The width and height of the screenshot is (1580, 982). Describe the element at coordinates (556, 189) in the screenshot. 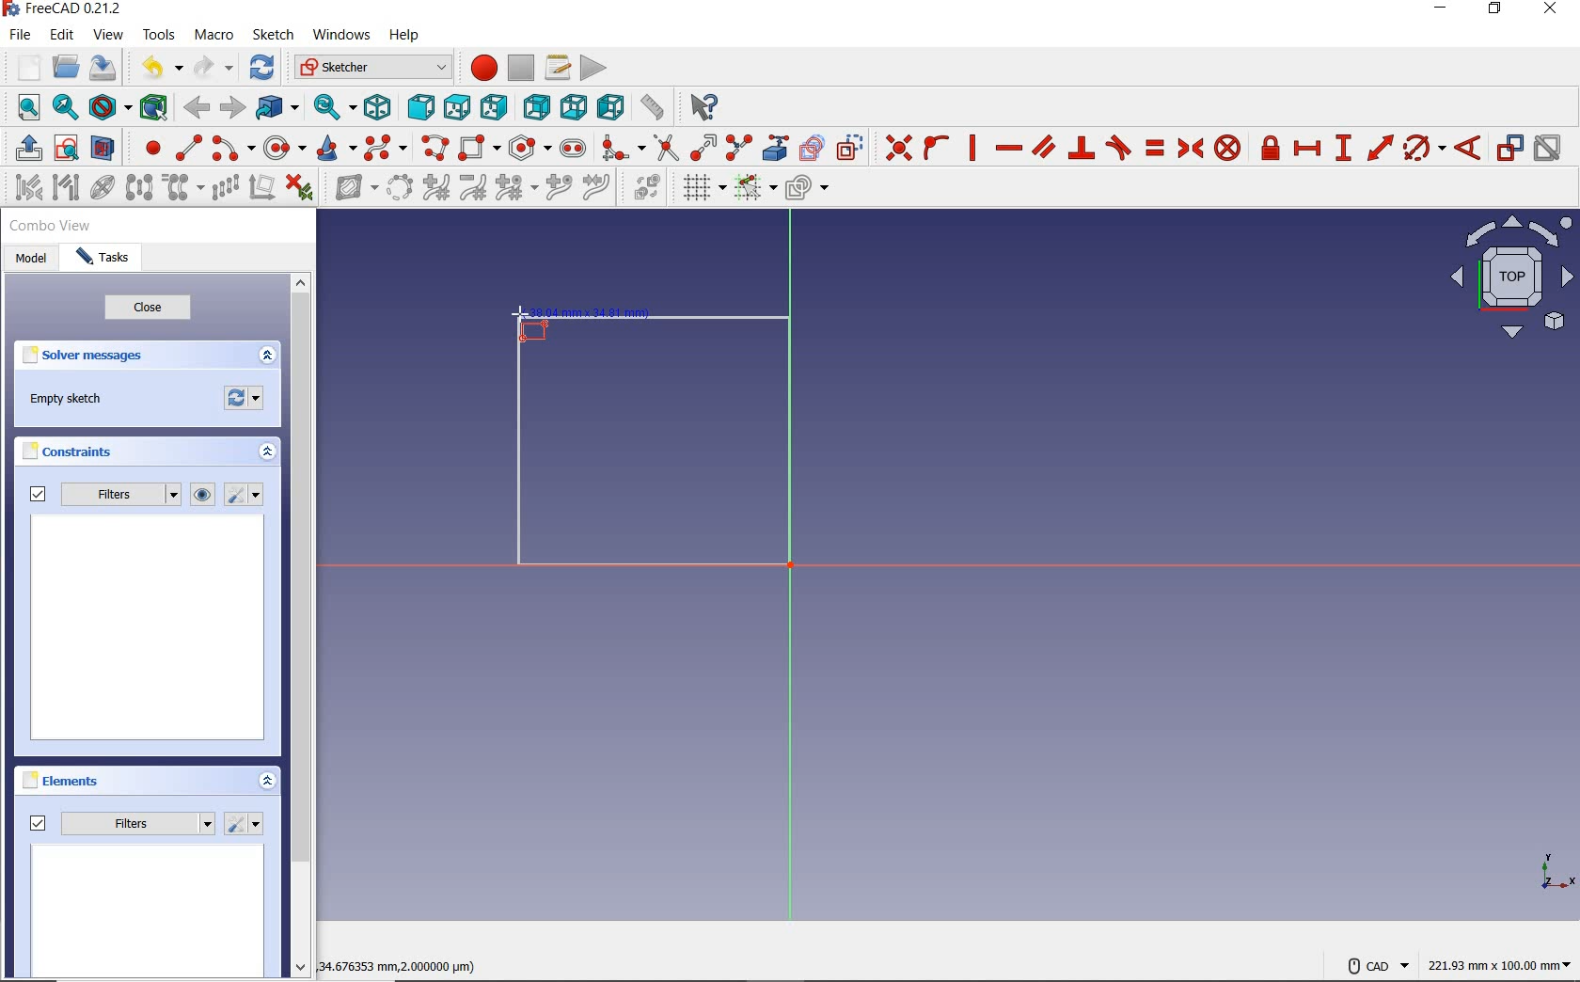

I see `increase B-Spline degree` at that location.